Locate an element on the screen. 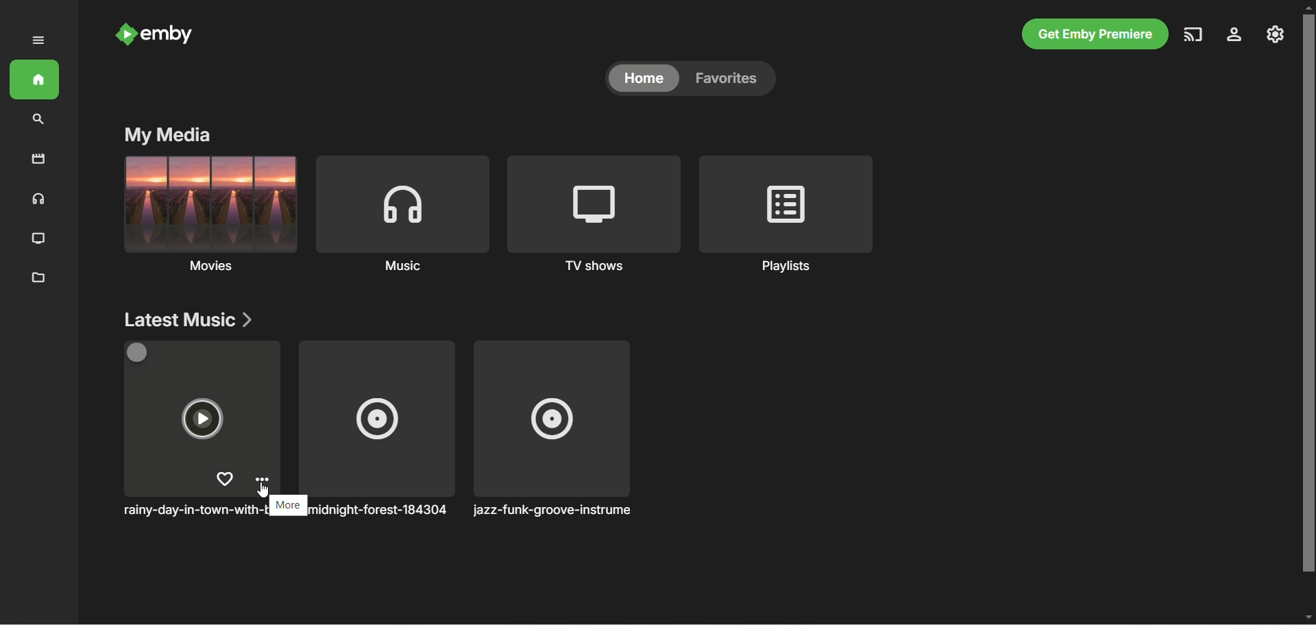  Cursor is located at coordinates (263, 490).